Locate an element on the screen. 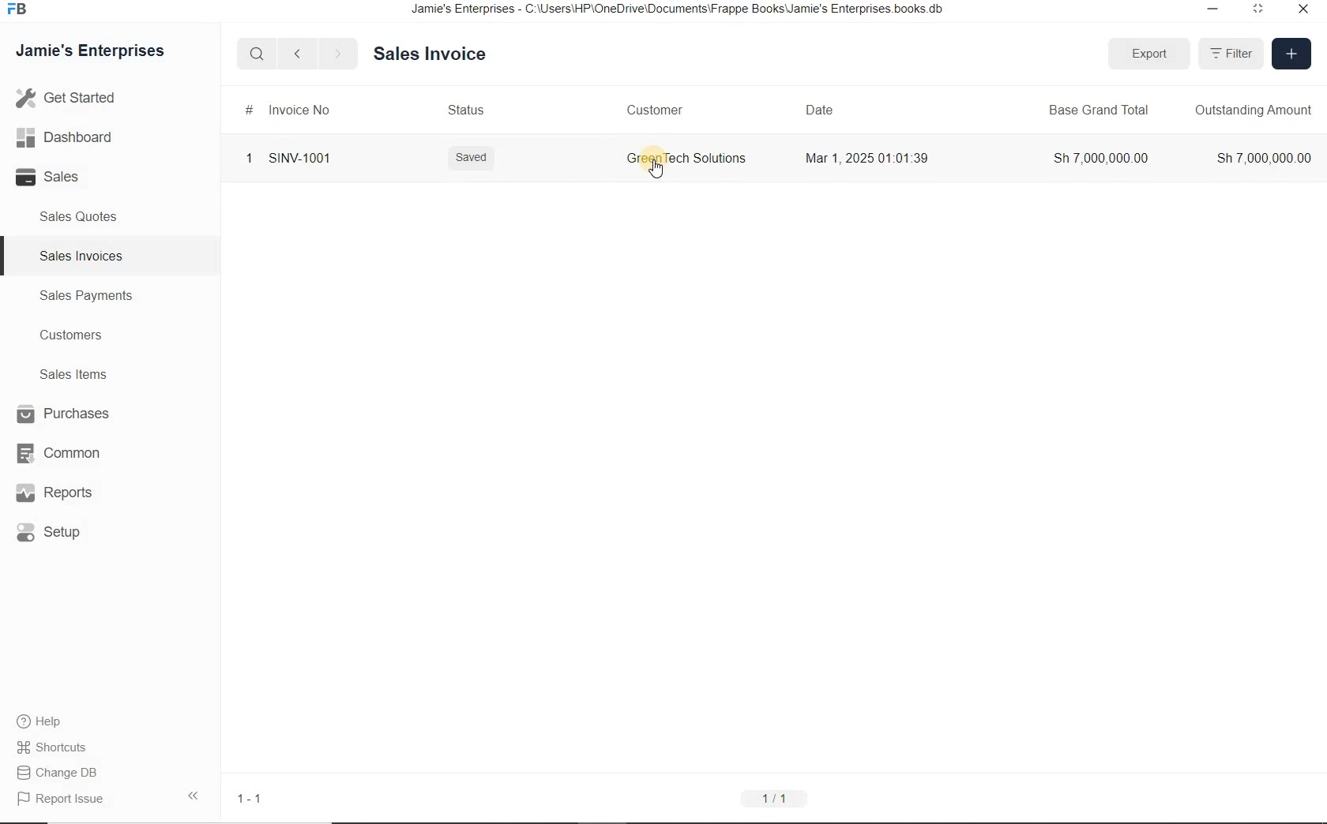 The height and width of the screenshot is (824, 1327). 1 SINV-1001 Saved GregnTech Solutions Mar 1, 2025 01:01:39 Sh 7,000,000.00 Sh 7,000,000.00 is located at coordinates (774, 163).